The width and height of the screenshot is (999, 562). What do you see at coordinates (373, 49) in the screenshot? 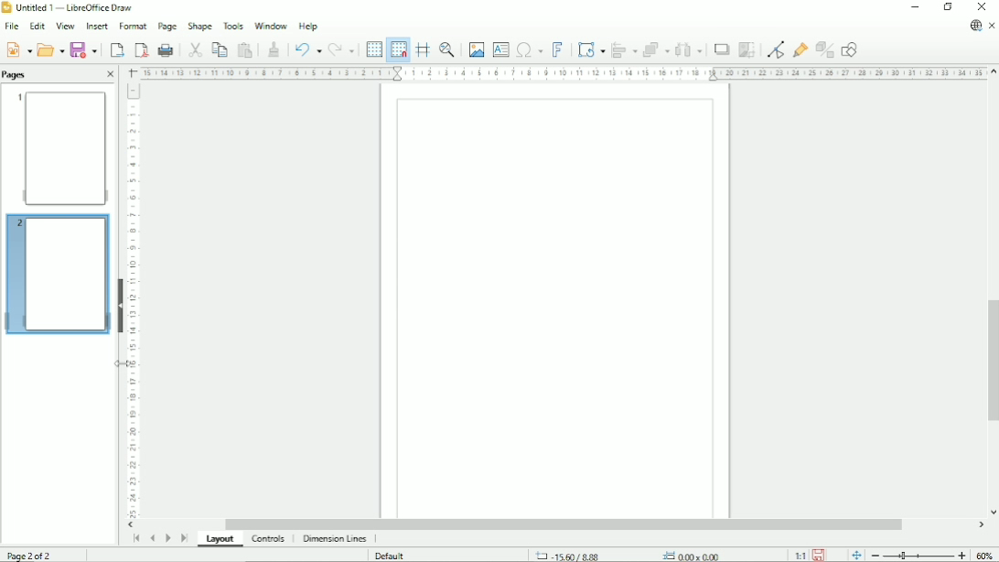
I see `Display grid` at bounding box center [373, 49].